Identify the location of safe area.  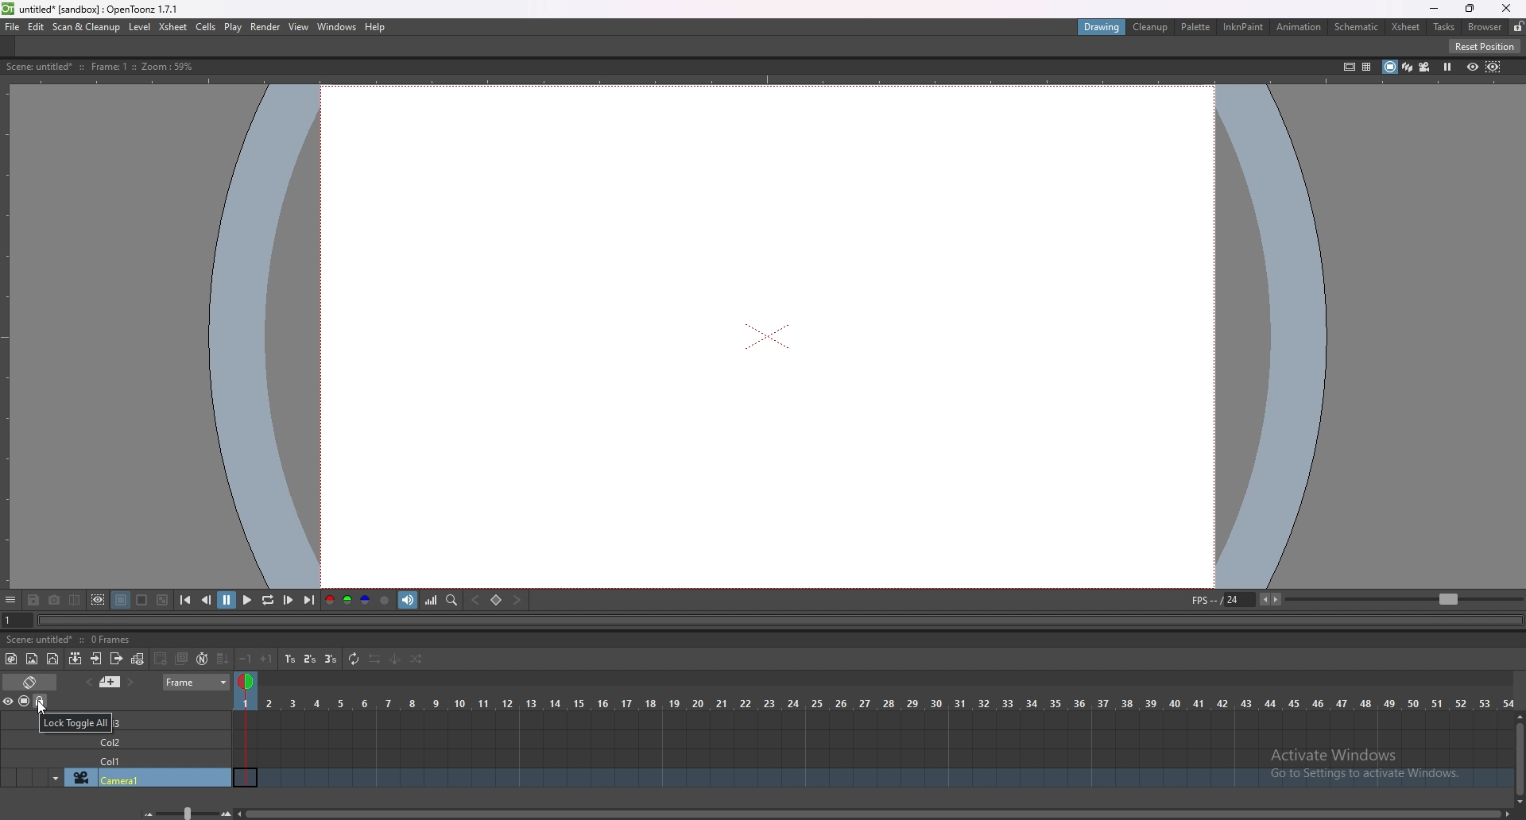
(1348, 66).